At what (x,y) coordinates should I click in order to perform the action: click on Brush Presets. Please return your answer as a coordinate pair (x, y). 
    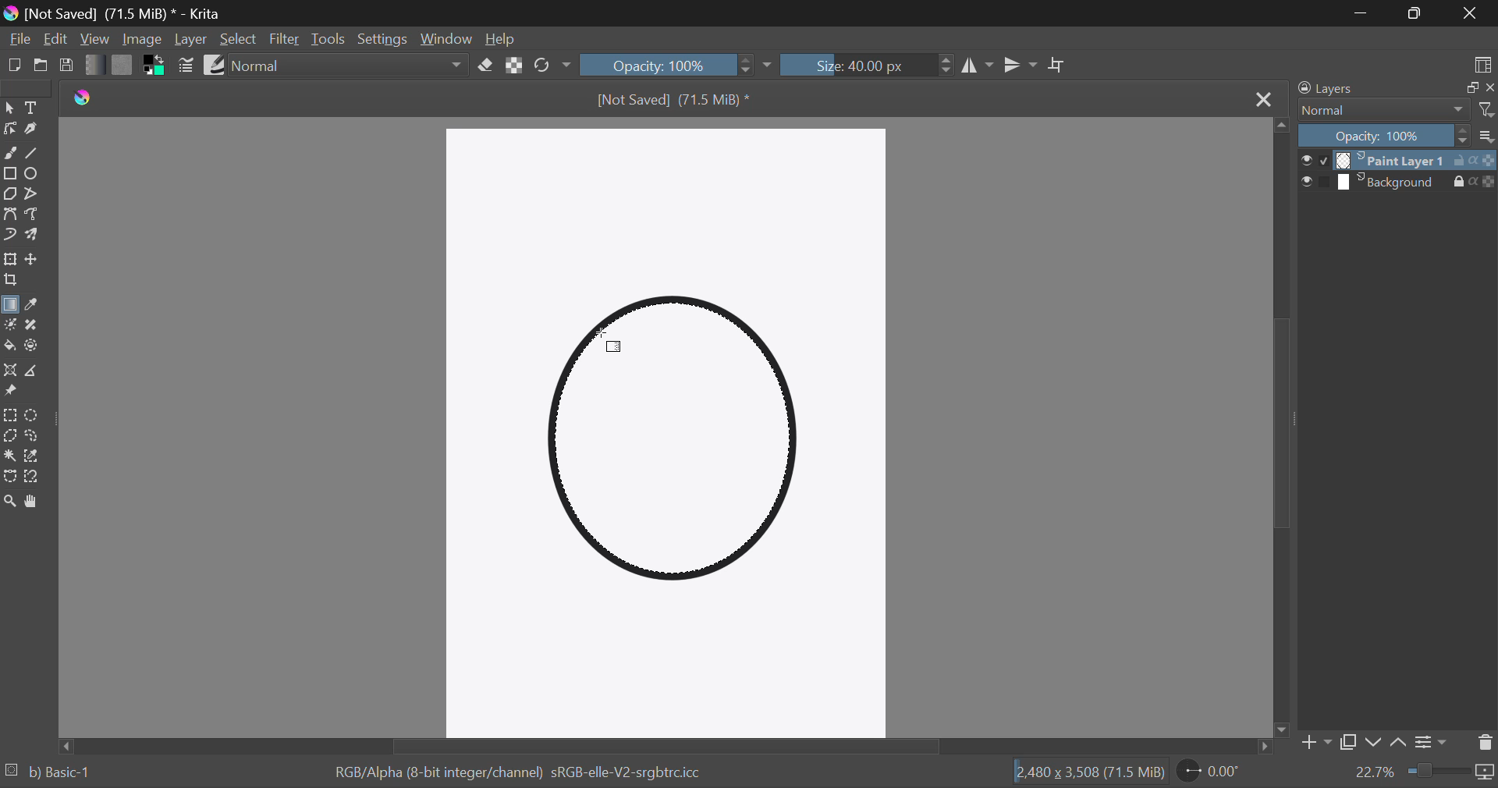
    Looking at the image, I should click on (217, 66).